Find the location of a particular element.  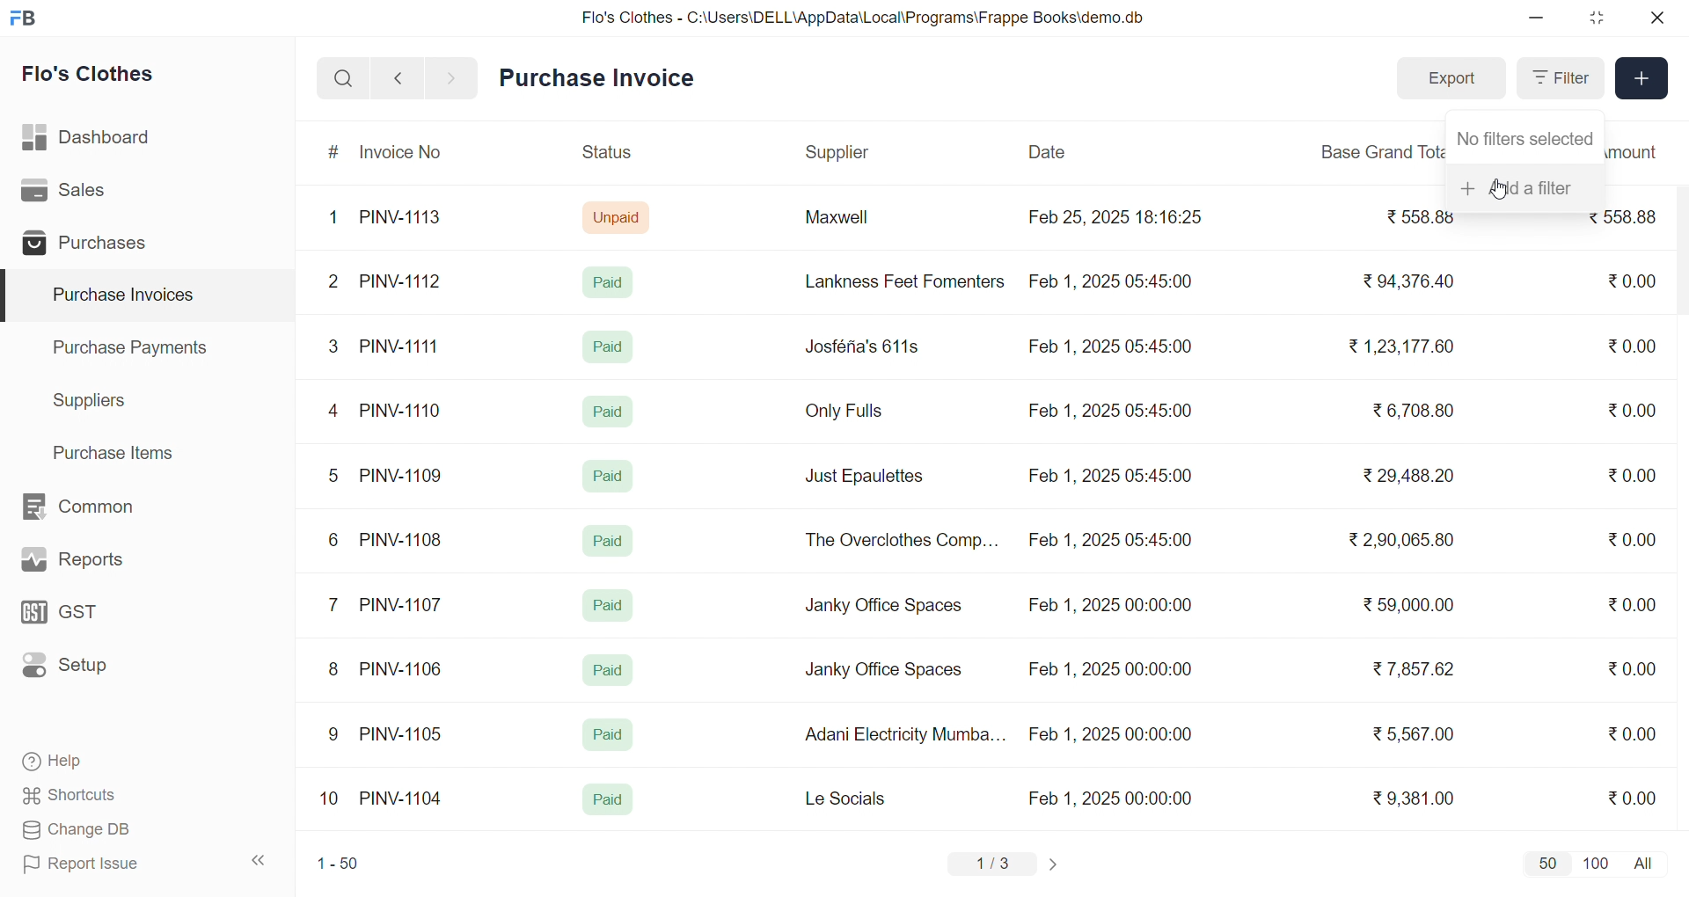

Feb 1, 2025 00:00:00 is located at coordinates (1113, 798).